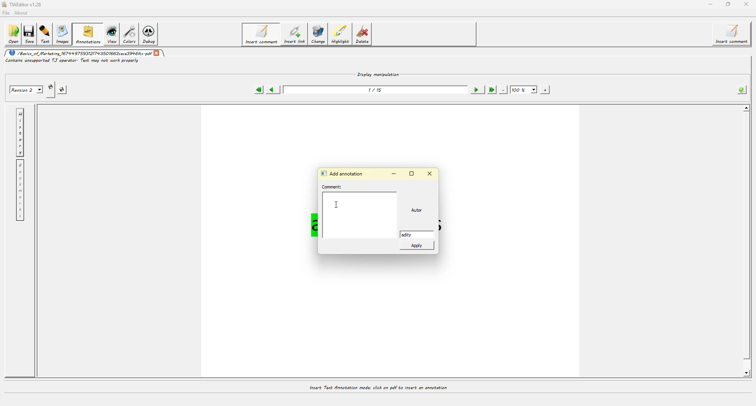 The width and height of the screenshot is (756, 406). I want to click on bookmarks, so click(20, 190).